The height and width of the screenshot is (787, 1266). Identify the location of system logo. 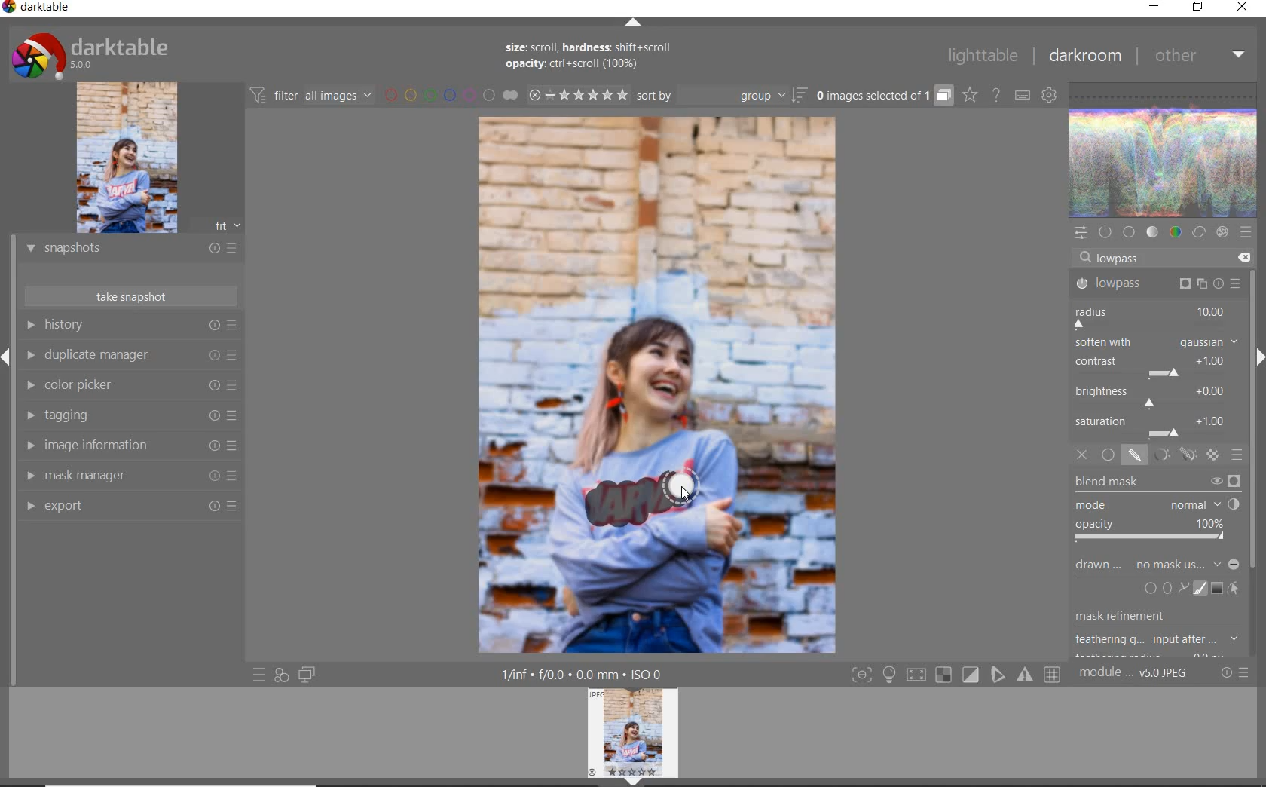
(90, 54).